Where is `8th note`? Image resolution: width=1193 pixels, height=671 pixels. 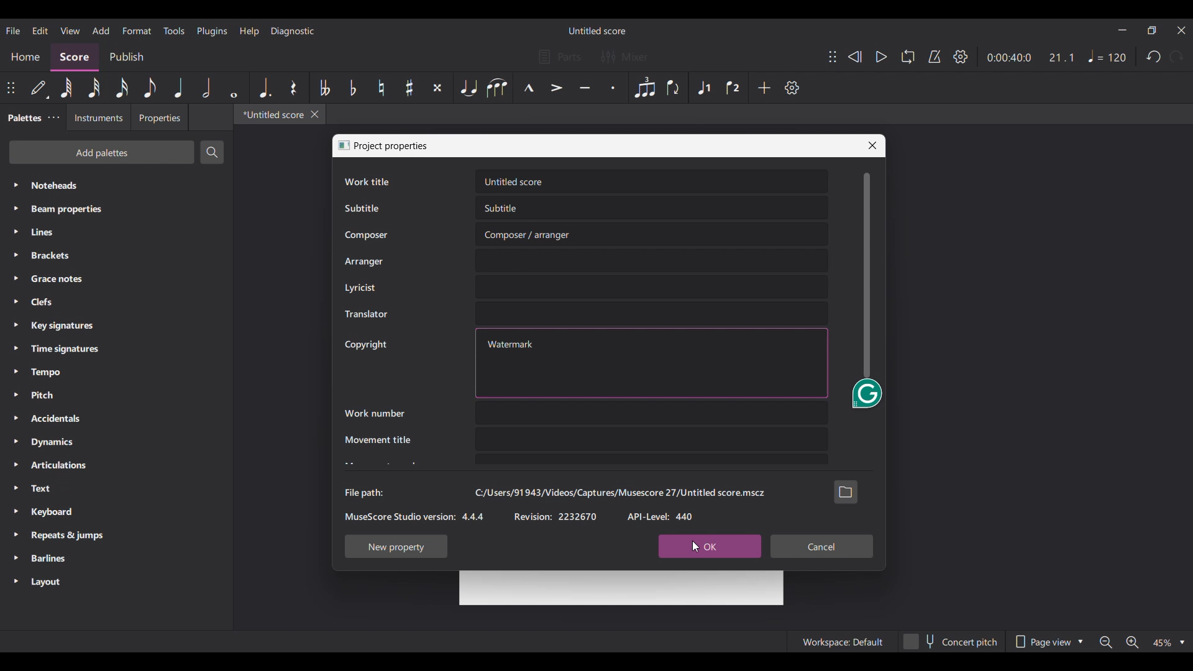 8th note is located at coordinates (150, 88).